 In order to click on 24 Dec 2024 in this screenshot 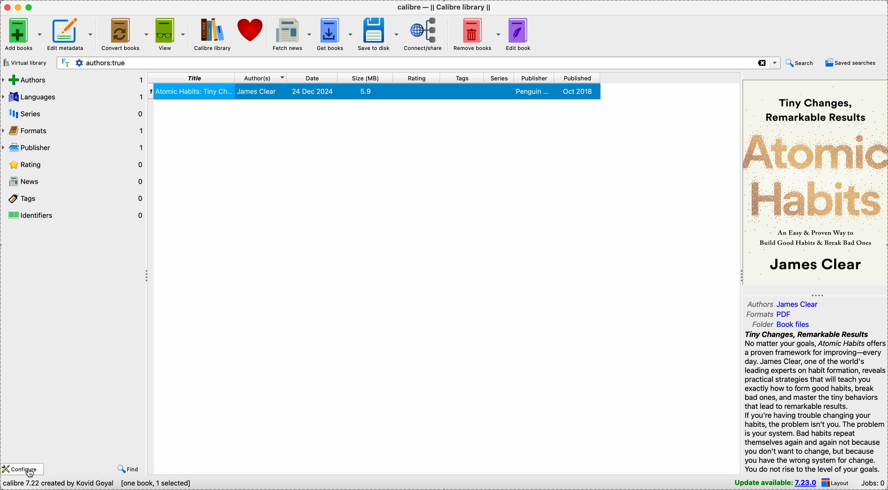, I will do `click(313, 92)`.